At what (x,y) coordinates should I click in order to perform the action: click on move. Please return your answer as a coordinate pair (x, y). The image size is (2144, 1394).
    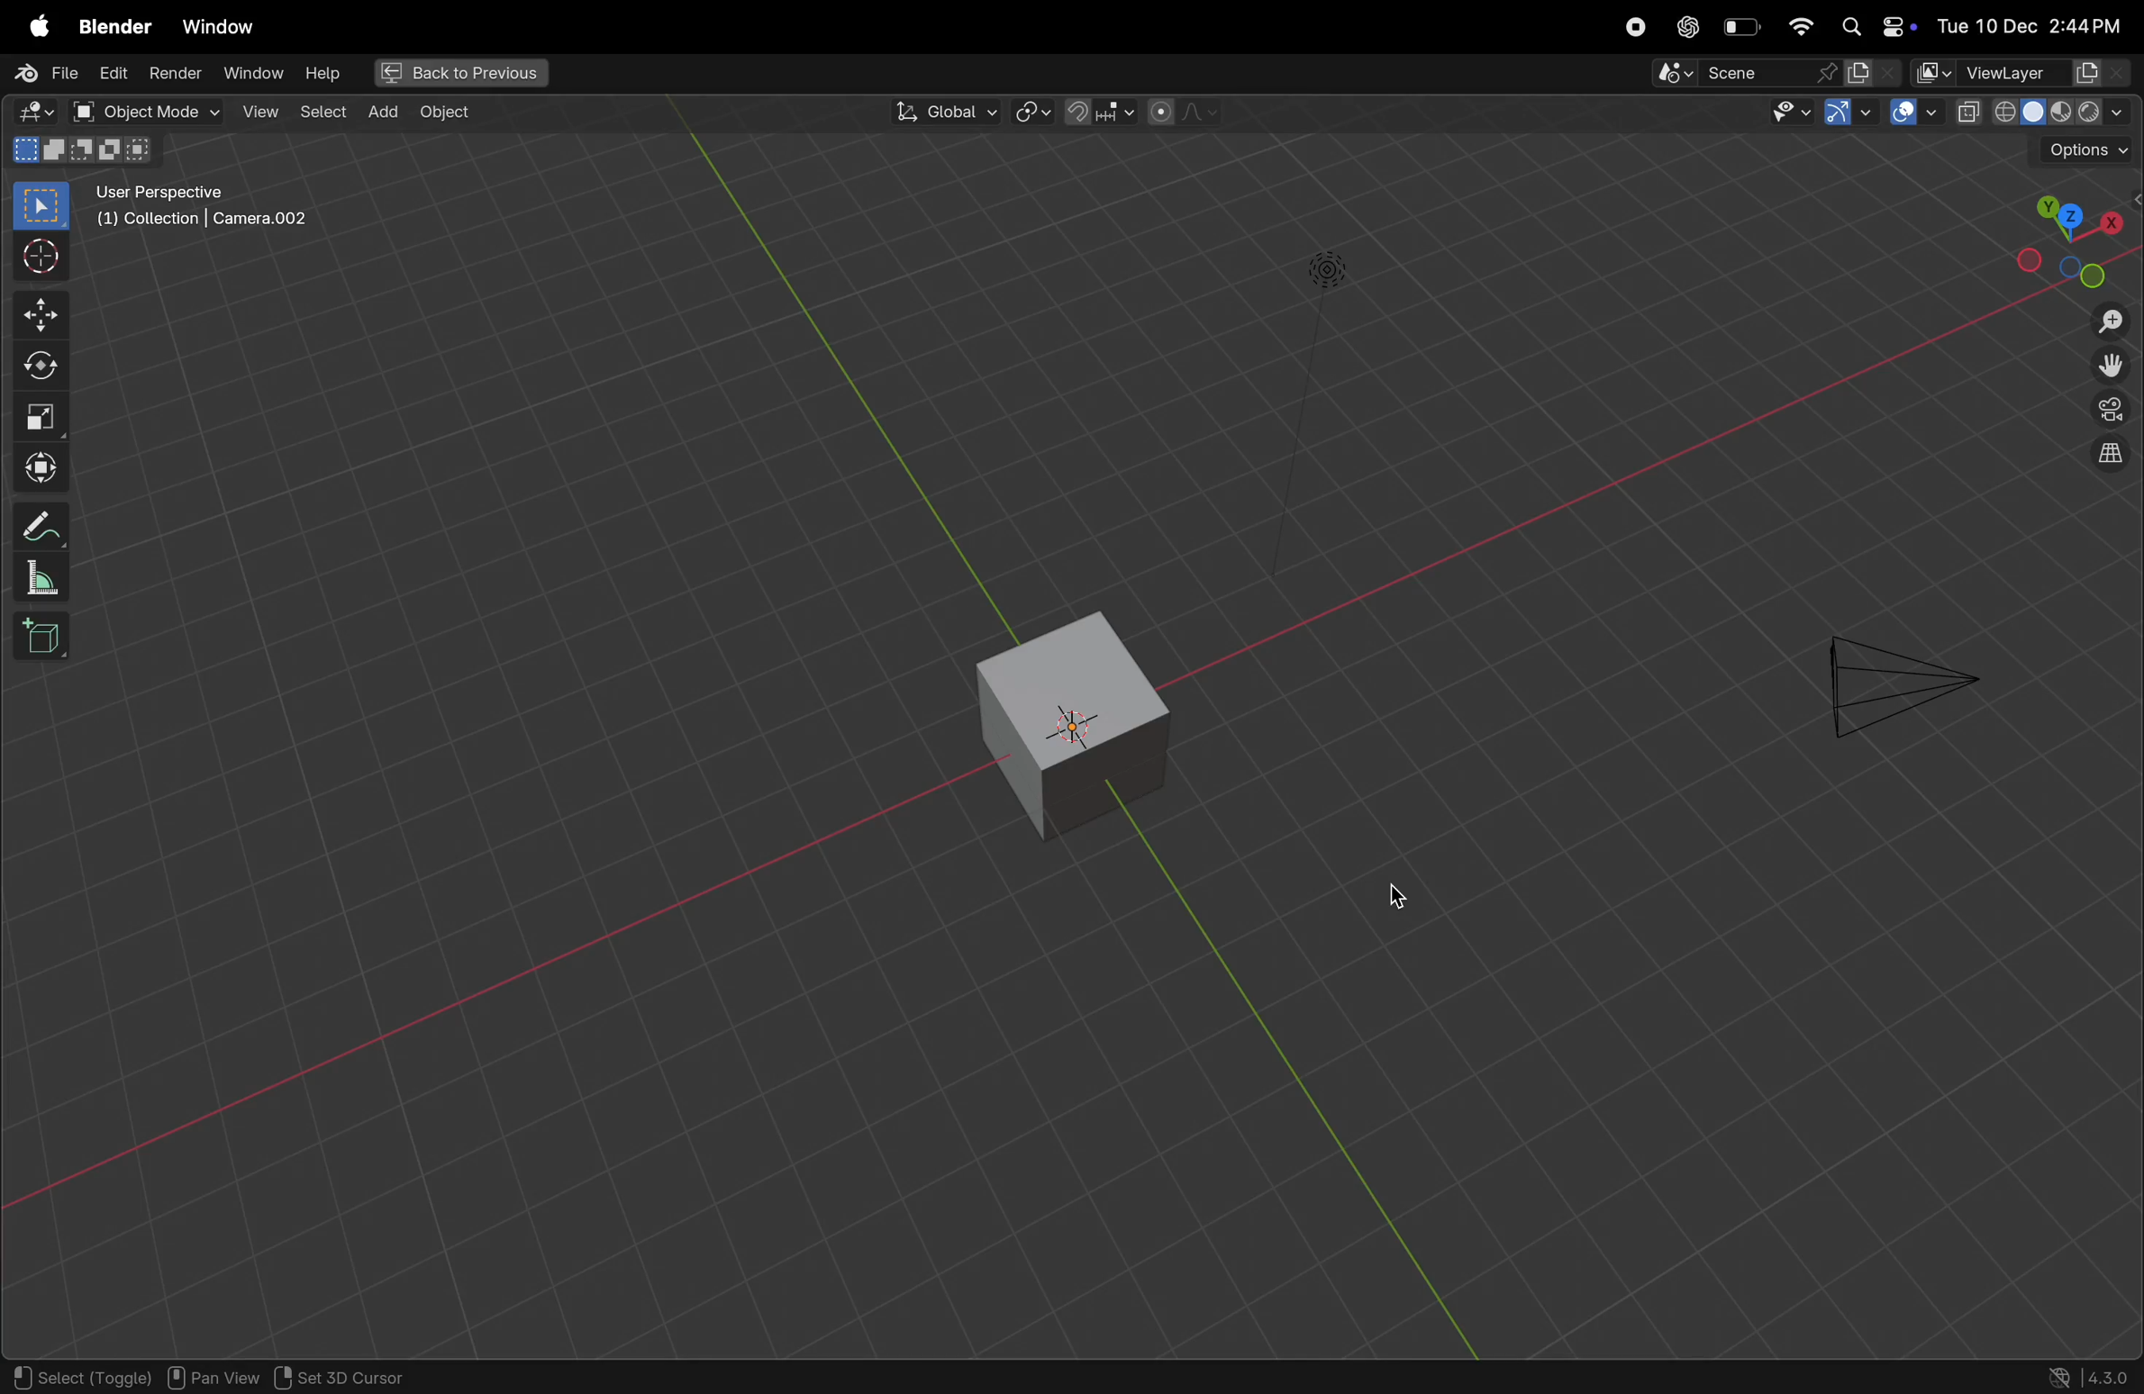
    Looking at the image, I should click on (35, 312).